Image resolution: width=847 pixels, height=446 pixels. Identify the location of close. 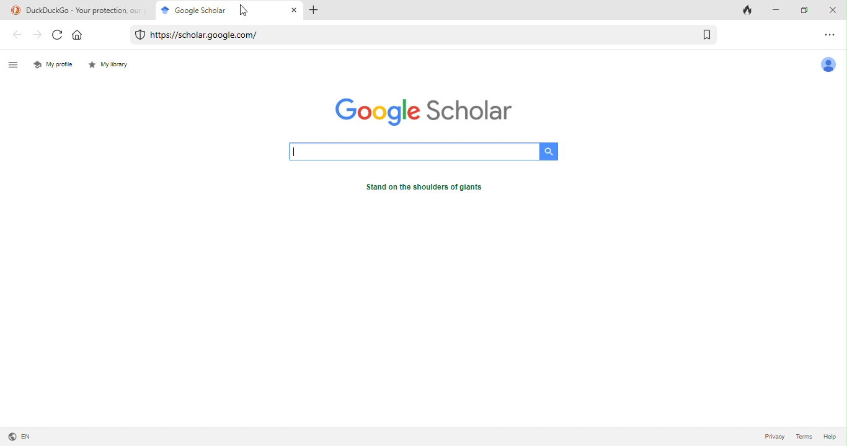
(293, 11).